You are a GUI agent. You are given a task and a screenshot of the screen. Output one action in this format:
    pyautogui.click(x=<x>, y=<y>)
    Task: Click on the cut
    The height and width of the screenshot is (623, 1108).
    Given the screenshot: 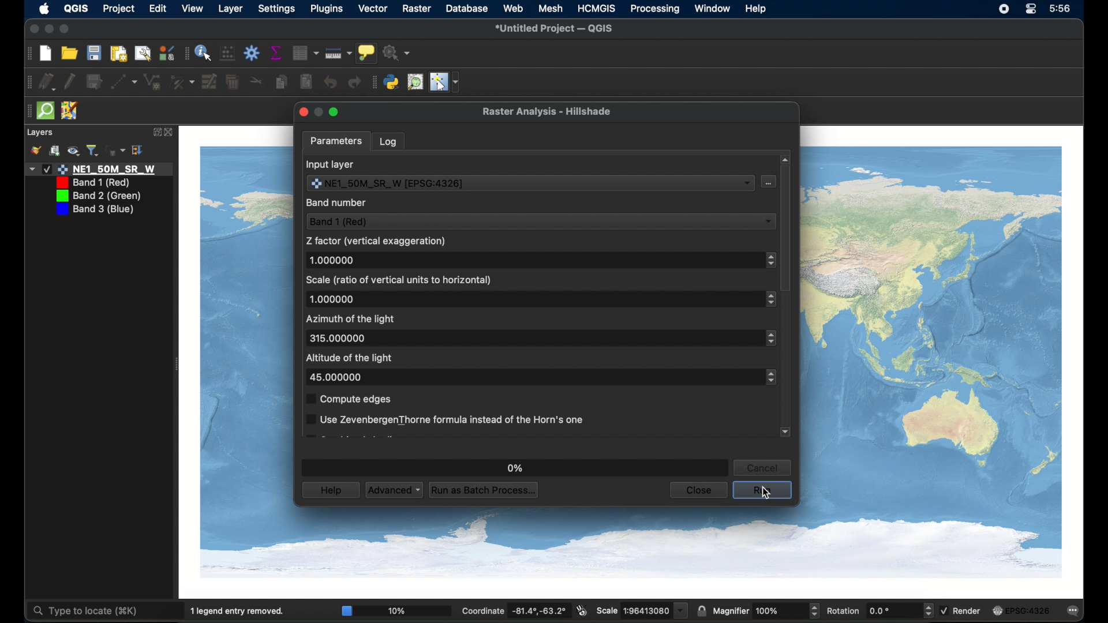 What is the action you would take?
    pyautogui.click(x=257, y=81)
    